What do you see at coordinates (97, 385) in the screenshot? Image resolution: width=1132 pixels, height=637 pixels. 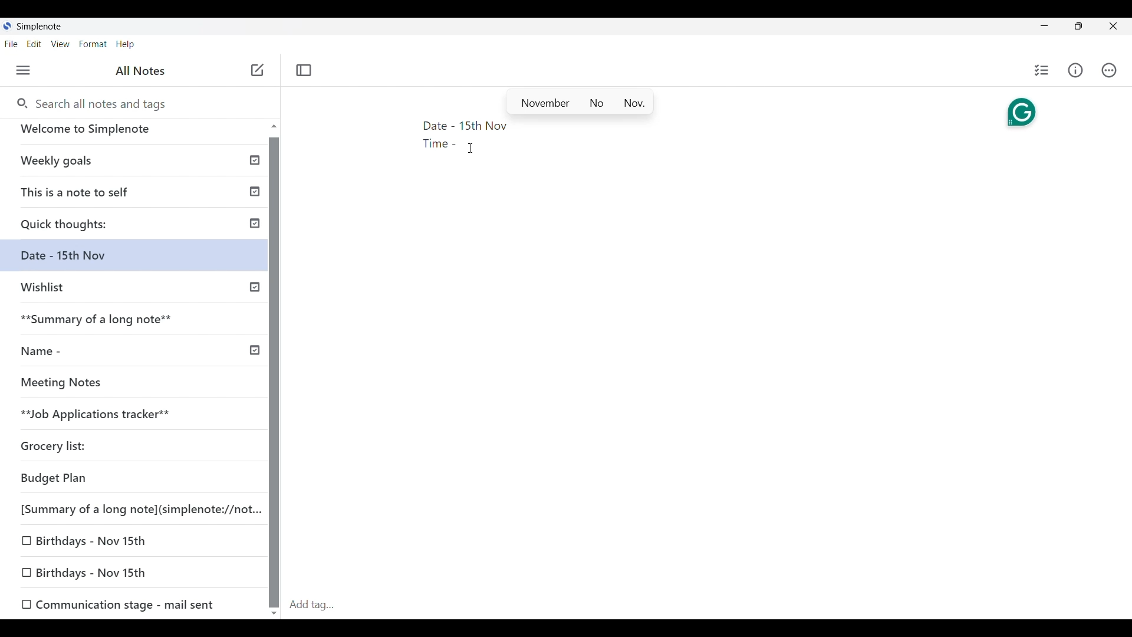 I see `Unpublished note` at bounding box center [97, 385].